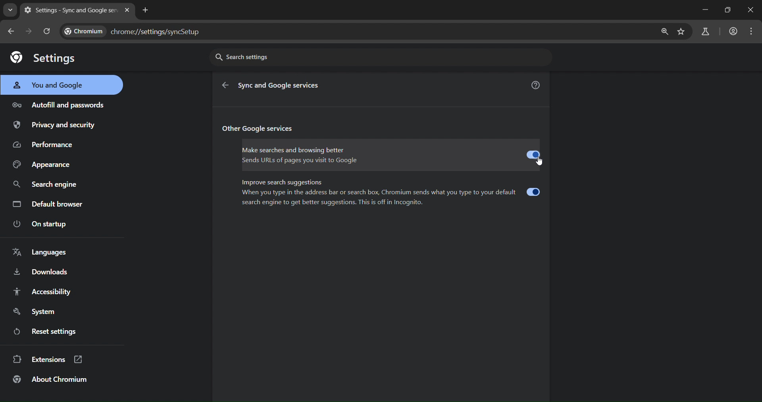  I want to click on reset settings, so click(51, 331).